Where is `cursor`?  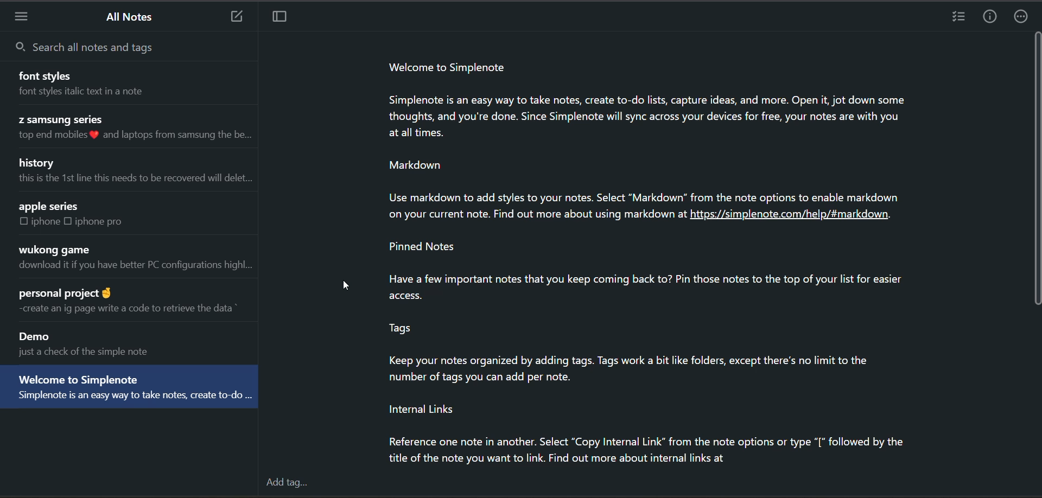
cursor is located at coordinates (345, 286).